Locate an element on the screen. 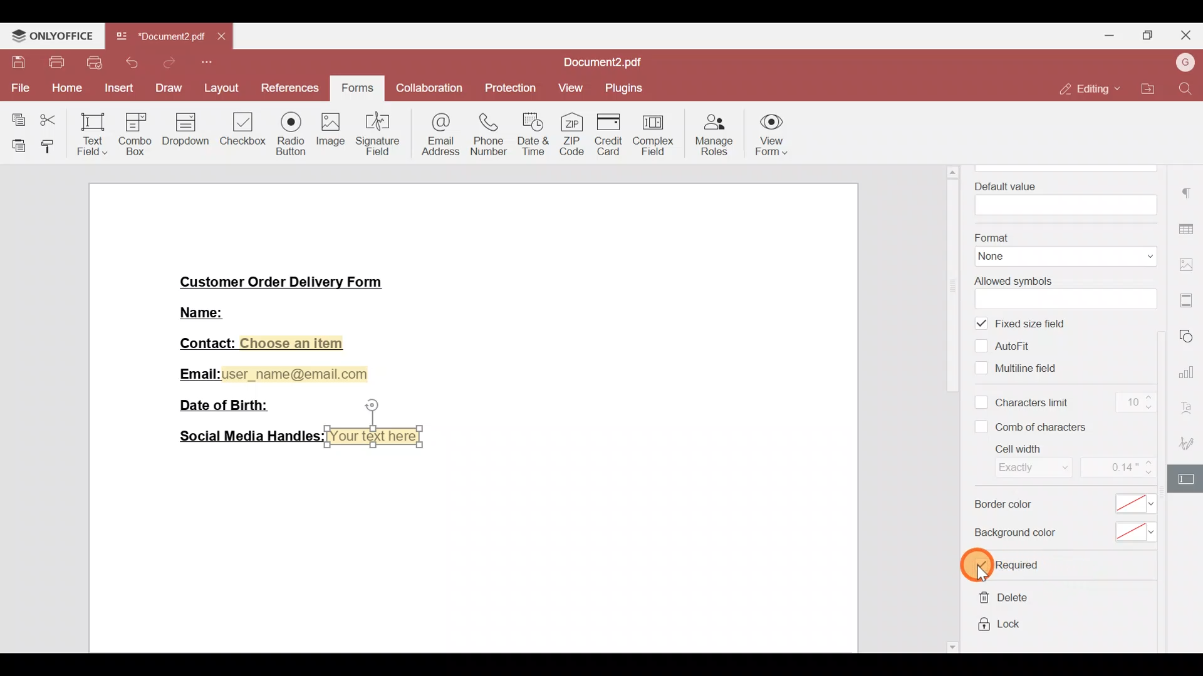  Save is located at coordinates (14, 63).